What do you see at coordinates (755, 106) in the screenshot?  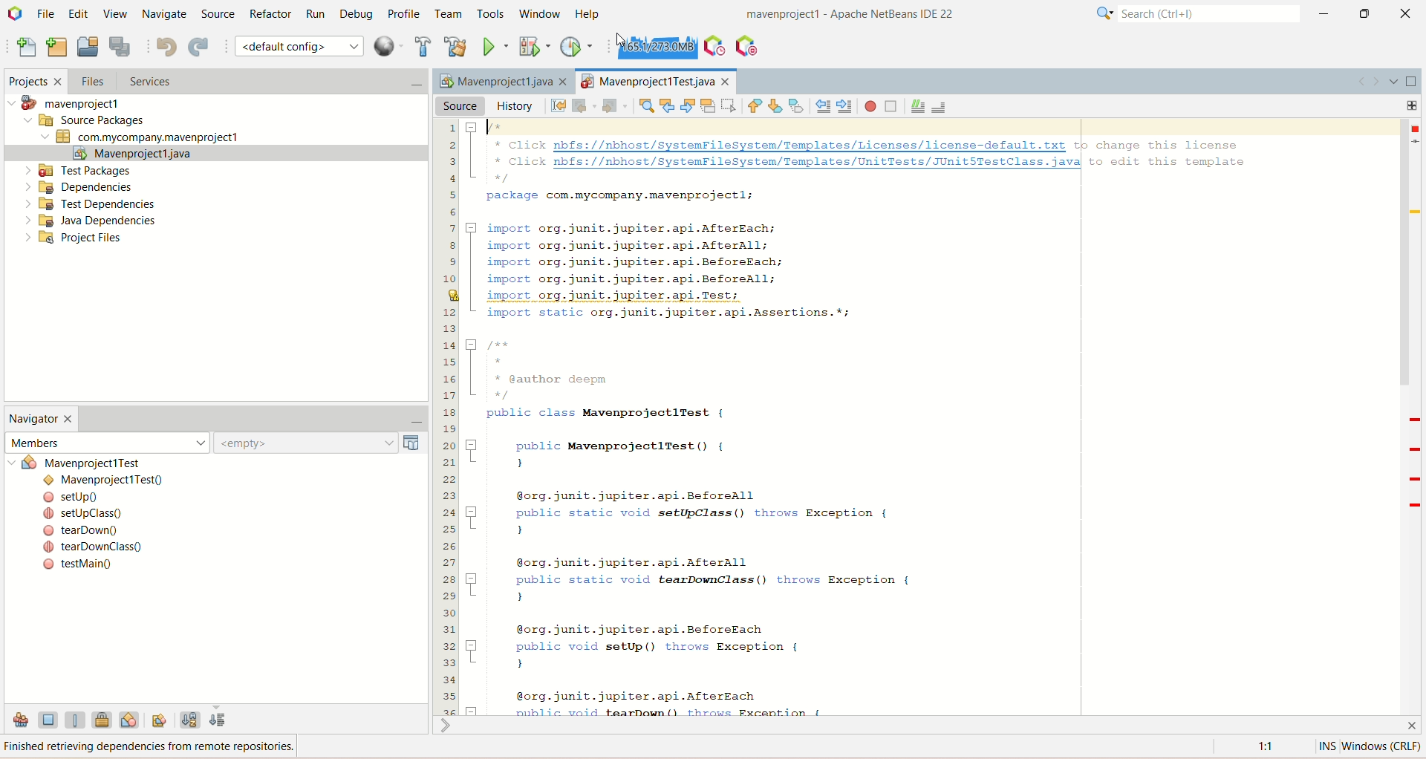 I see `previous bookmark` at bounding box center [755, 106].